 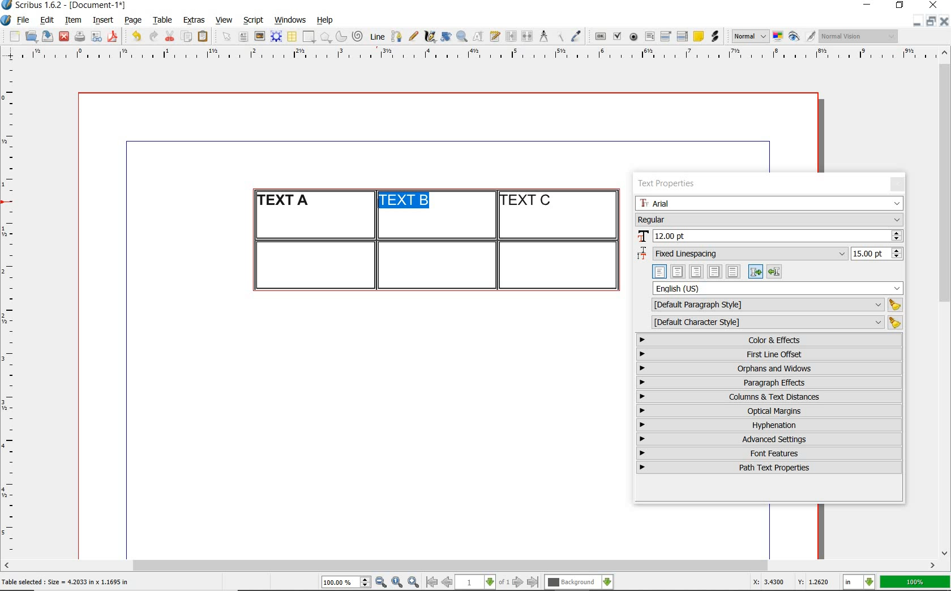 I want to click on spiral, so click(x=358, y=36).